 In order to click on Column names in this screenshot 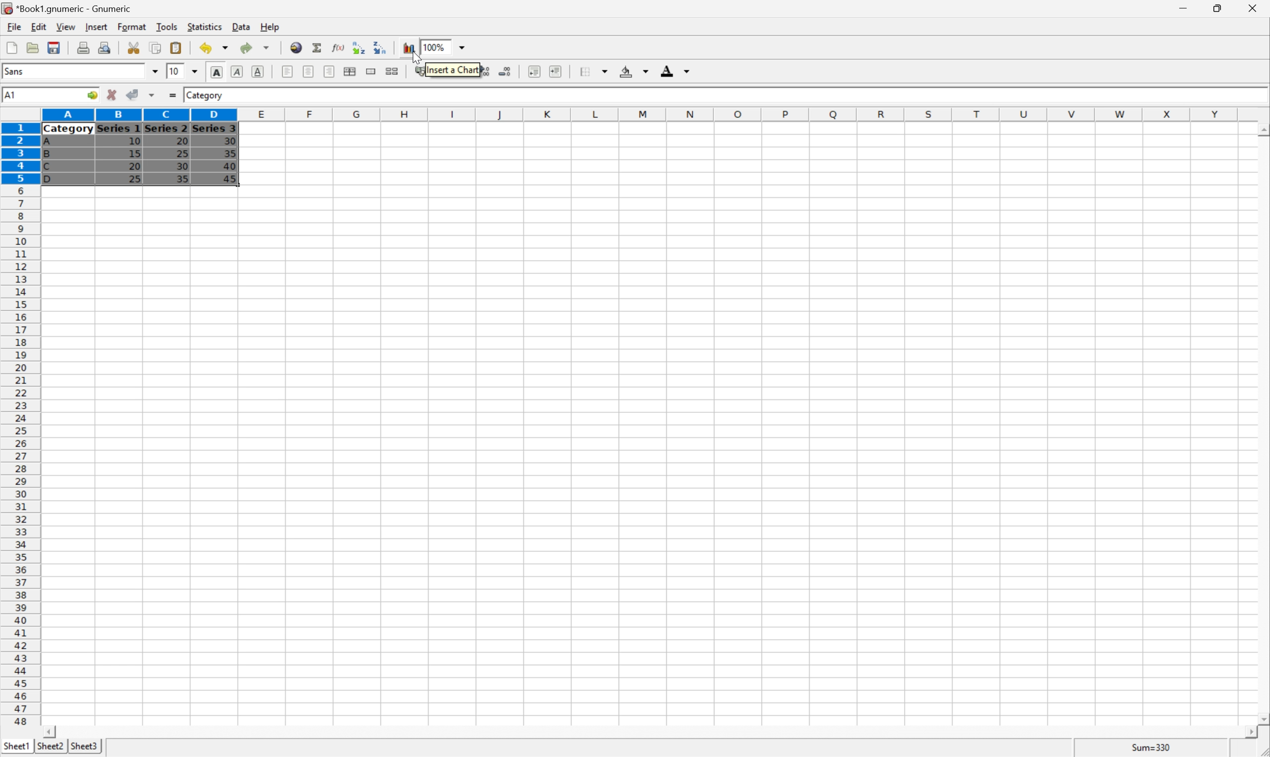, I will do `click(643, 116)`.